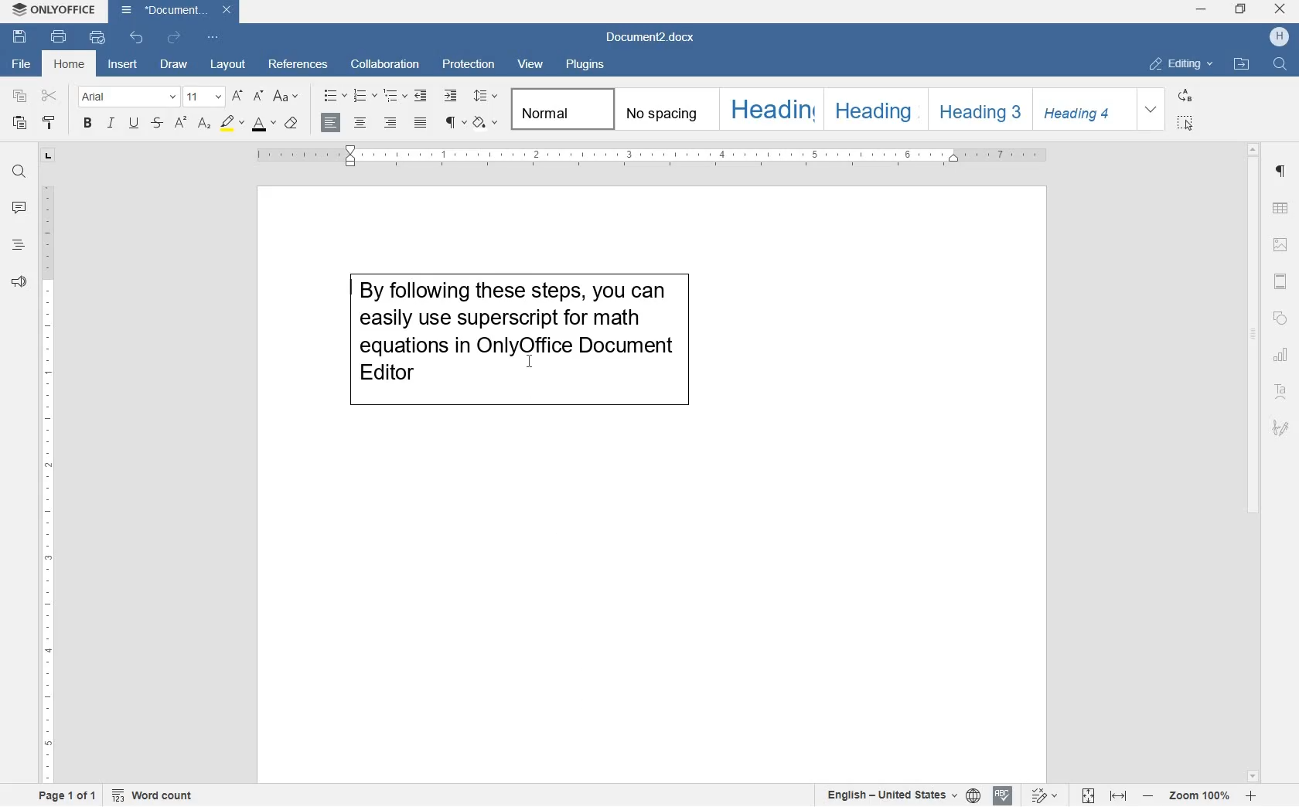  Describe the element at coordinates (390, 124) in the screenshot. I see `right alignment` at that location.